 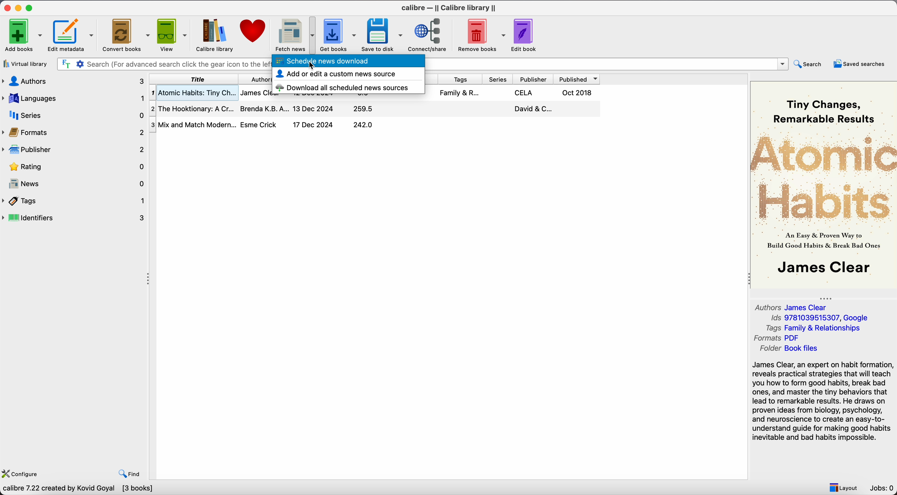 I want to click on Oct 2018, so click(x=578, y=93).